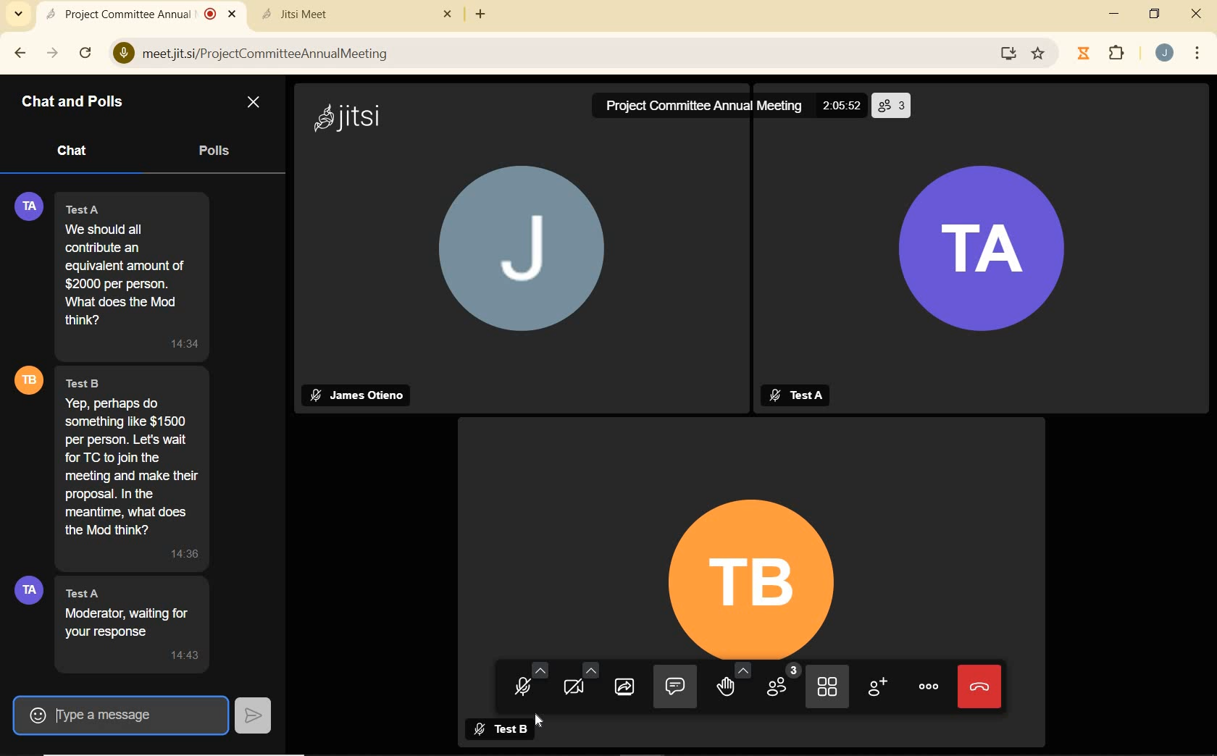 Image resolution: width=1217 pixels, height=756 pixels. What do you see at coordinates (785, 688) in the screenshot?
I see `participants (3)` at bounding box center [785, 688].